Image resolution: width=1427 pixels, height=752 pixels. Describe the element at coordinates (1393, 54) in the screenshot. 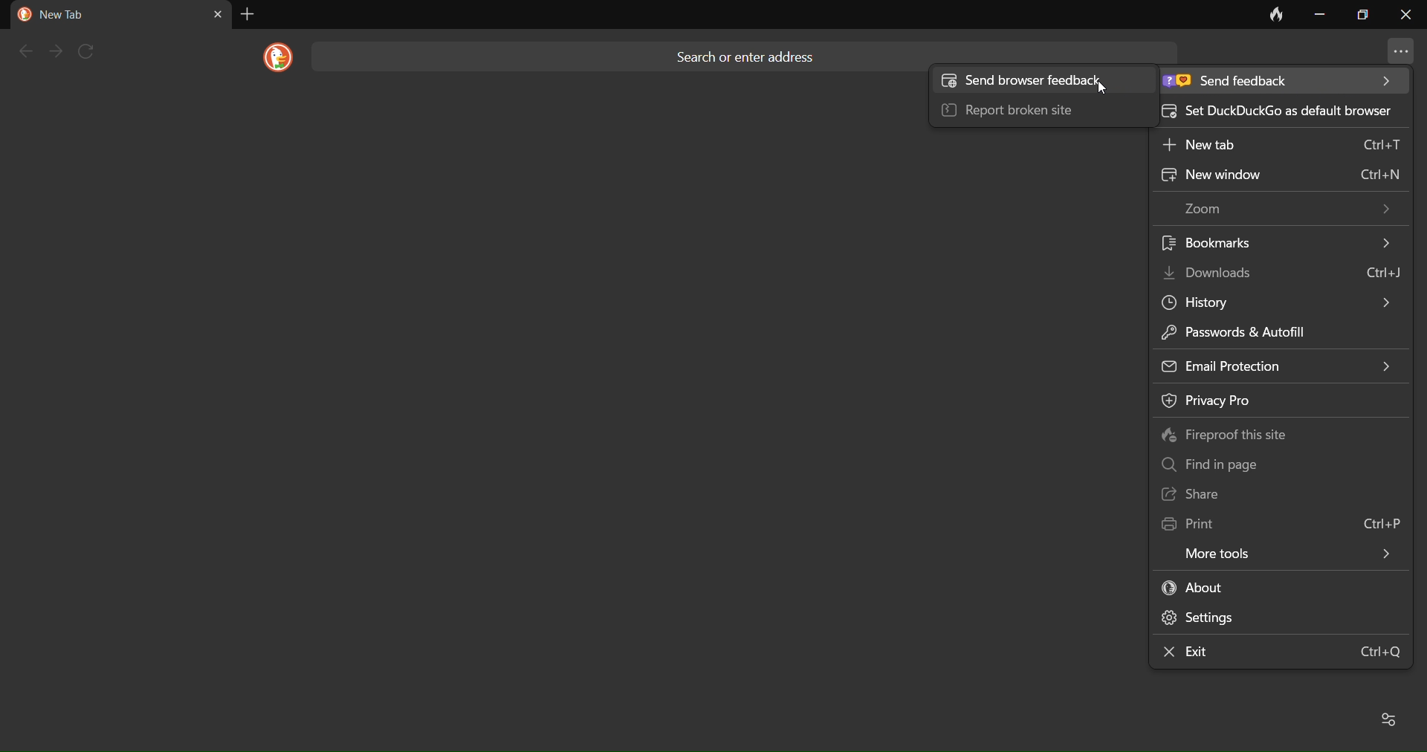

I see `more` at that location.